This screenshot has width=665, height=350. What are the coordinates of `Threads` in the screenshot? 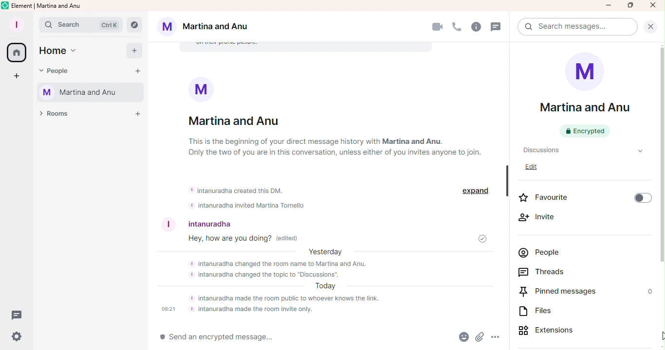 It's located at (500, 28).